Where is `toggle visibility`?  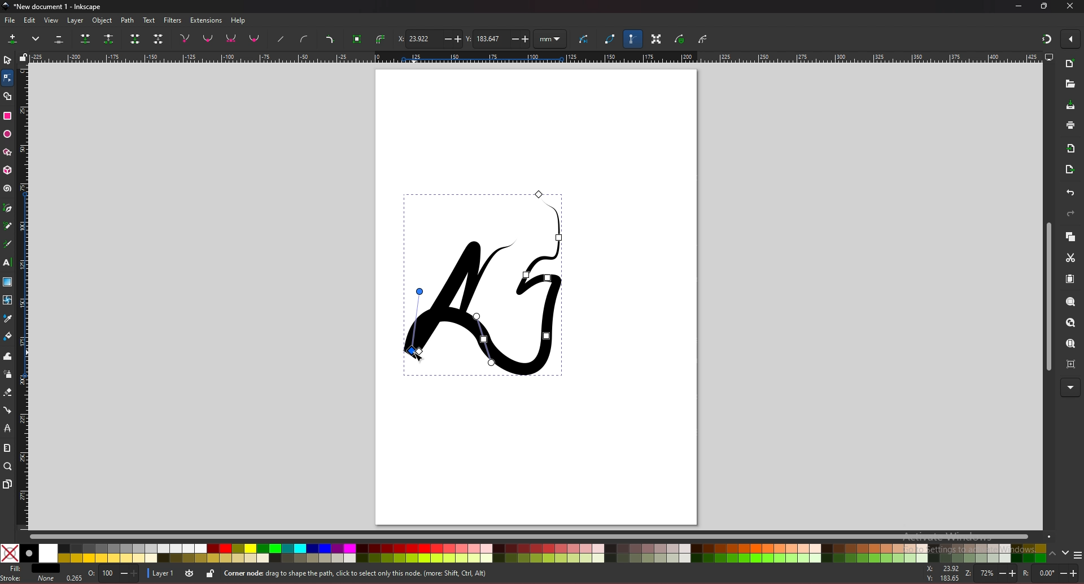
toggle visibility is located at coordinates (190, 573).